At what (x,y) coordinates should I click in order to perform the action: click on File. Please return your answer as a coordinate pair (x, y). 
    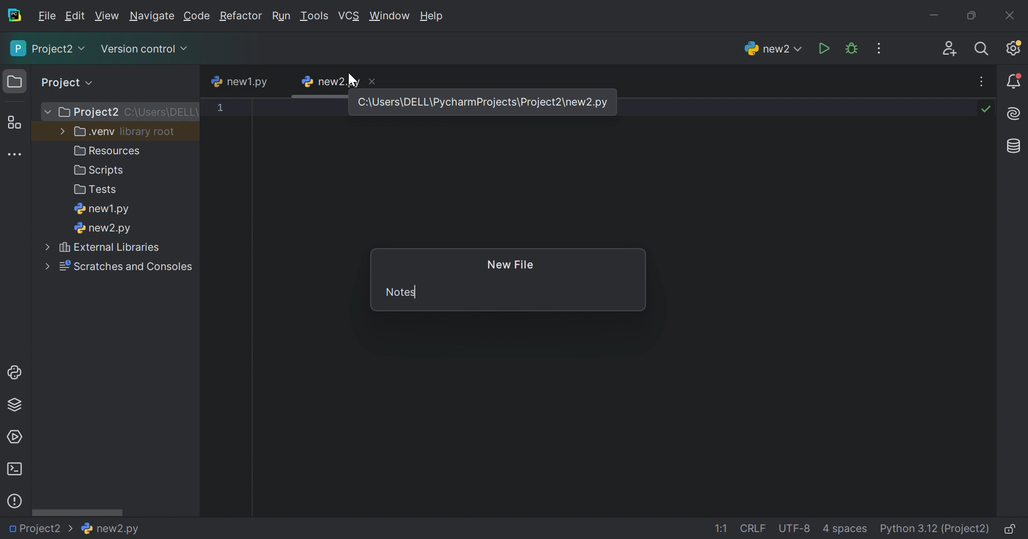
    Looking at the image, I should click on (47, 16).